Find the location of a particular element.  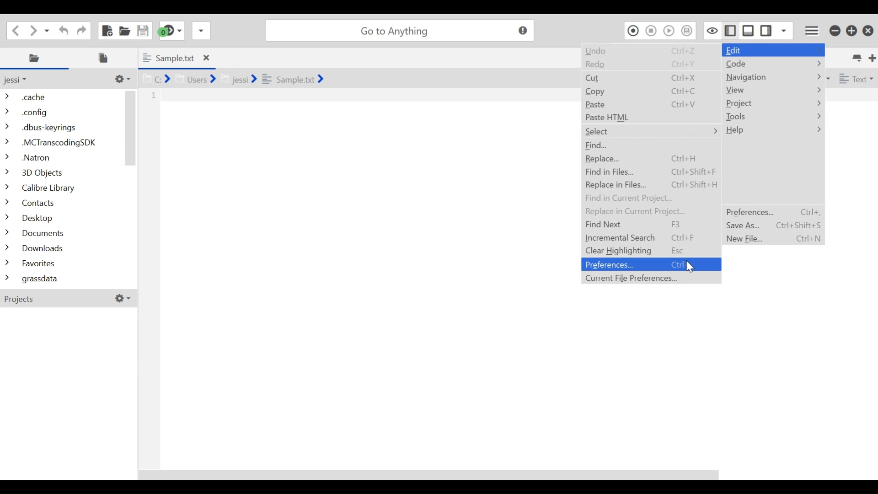

Show in location is located at coordinates (232, 78).